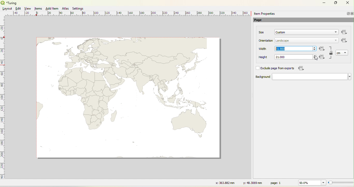 This screenshot has width=354, height=187. I want to click on Size, so click(262, 32).